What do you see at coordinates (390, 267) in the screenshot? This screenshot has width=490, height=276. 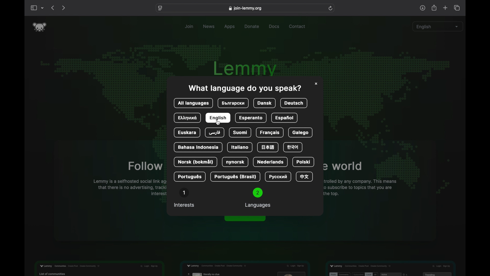 I see `feature preview` at bounding box center [390, 267].